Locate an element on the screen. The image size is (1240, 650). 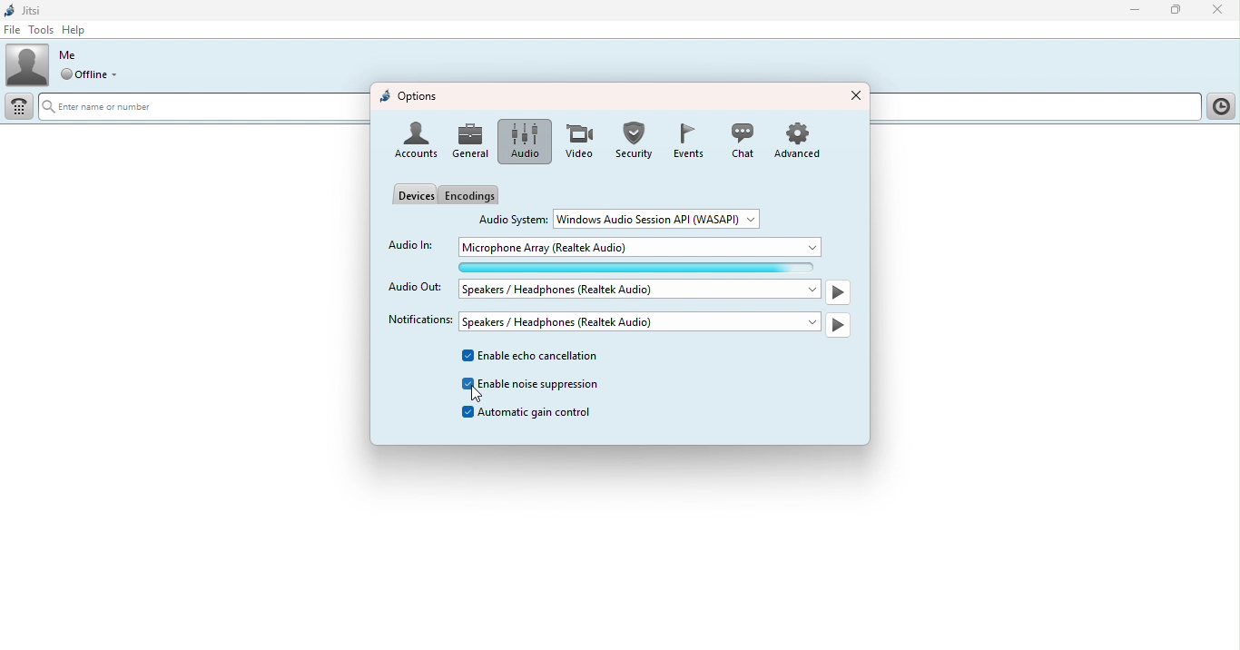
Enable echo cancellation is located at coordinates (536, 358).